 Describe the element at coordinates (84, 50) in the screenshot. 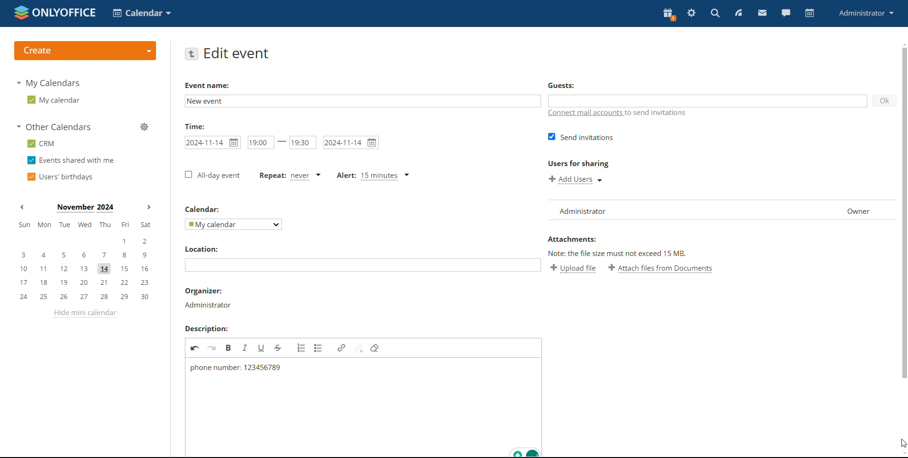

I see `logo` at that location.